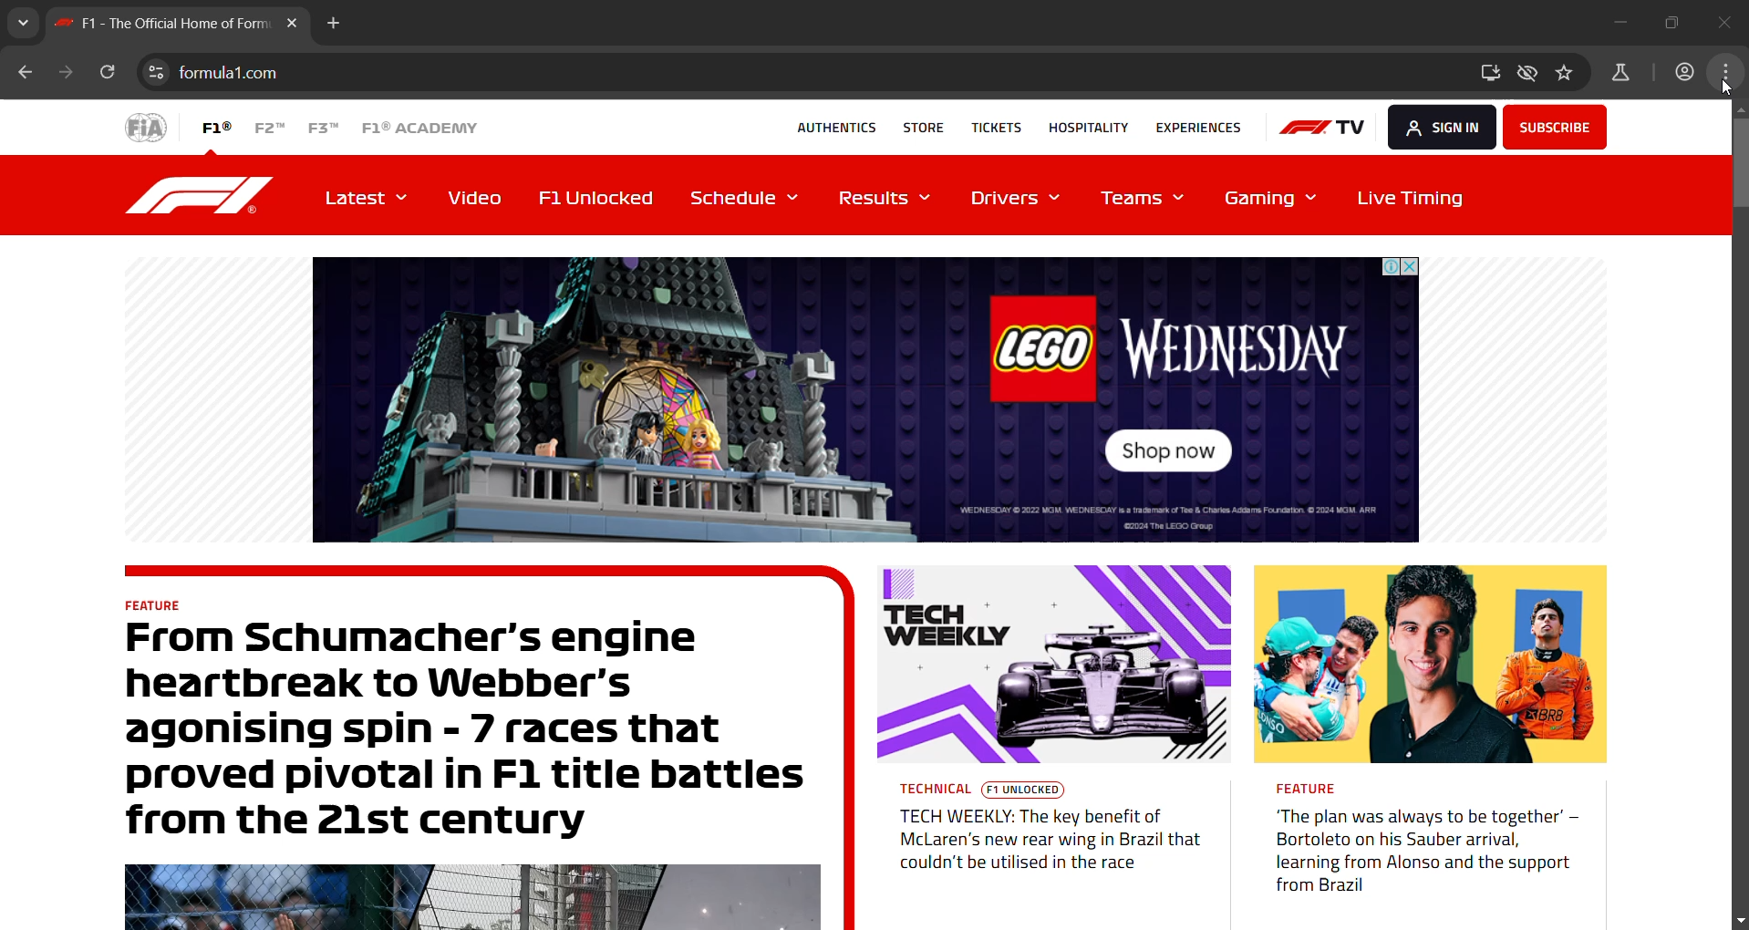 This screenshot has width=1749, height=930. Describe the element at coordinates (1045, 742) in the screenshot. I see `News : TECH WEEKLY TECHNICAL TECH WEEKLY: The key benefit ofMcLaren's new rear wing in Brazil thatcouldn't be utilised in the race` at that location.